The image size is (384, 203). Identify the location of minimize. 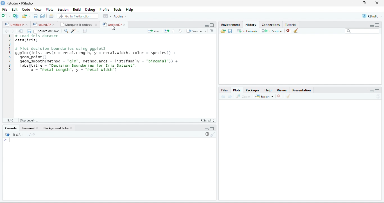
(206, 26).